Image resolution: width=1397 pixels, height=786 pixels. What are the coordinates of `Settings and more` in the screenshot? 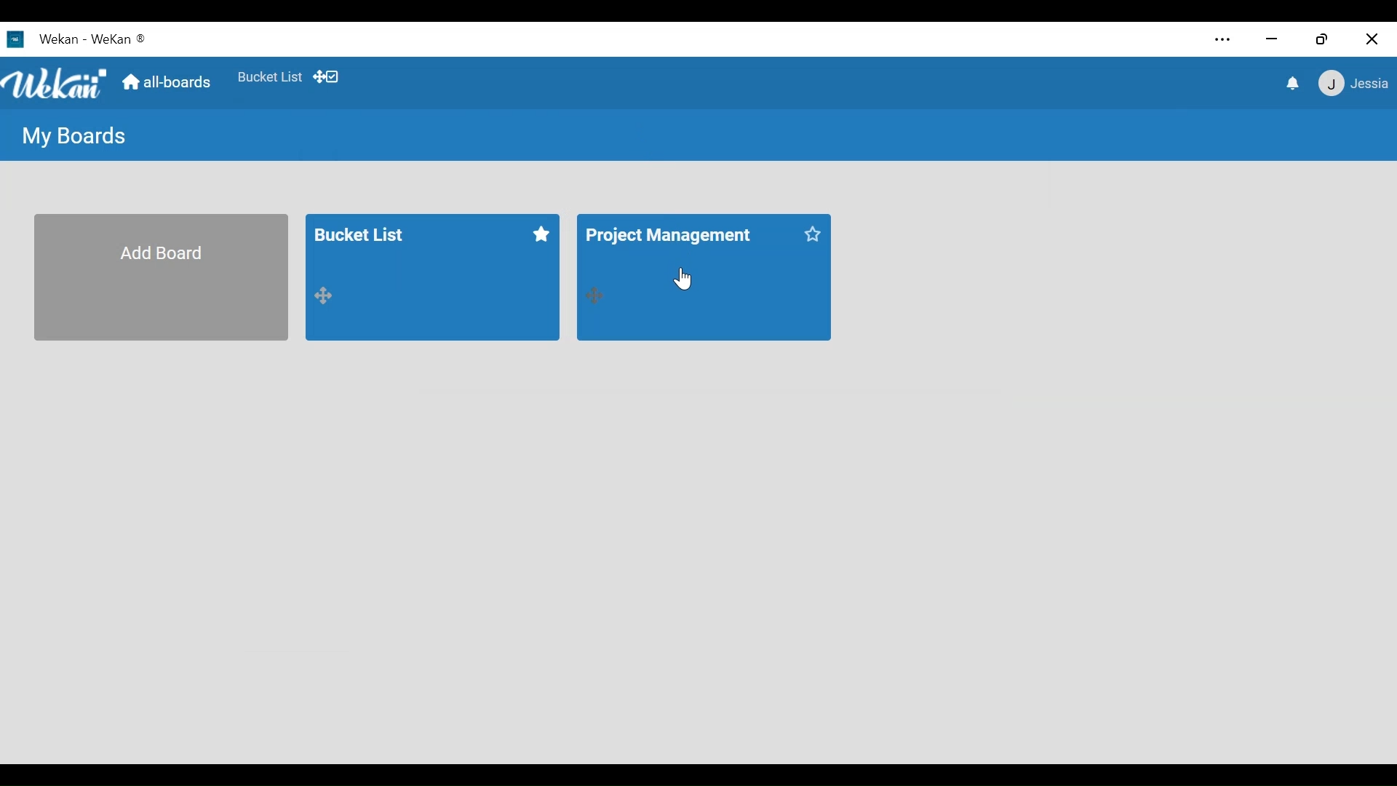 It's located at (1222, 41).